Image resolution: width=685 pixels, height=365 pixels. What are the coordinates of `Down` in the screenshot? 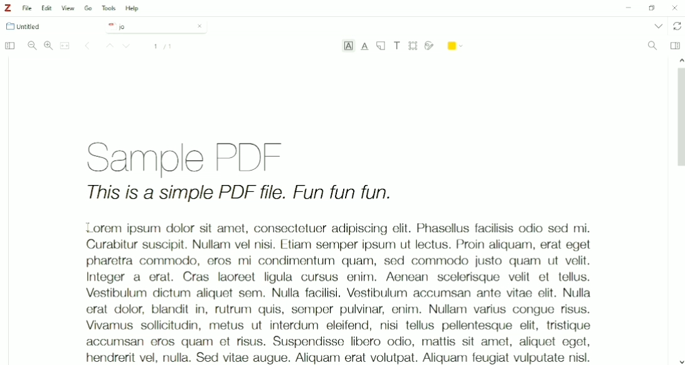 It's located at (681, 361).